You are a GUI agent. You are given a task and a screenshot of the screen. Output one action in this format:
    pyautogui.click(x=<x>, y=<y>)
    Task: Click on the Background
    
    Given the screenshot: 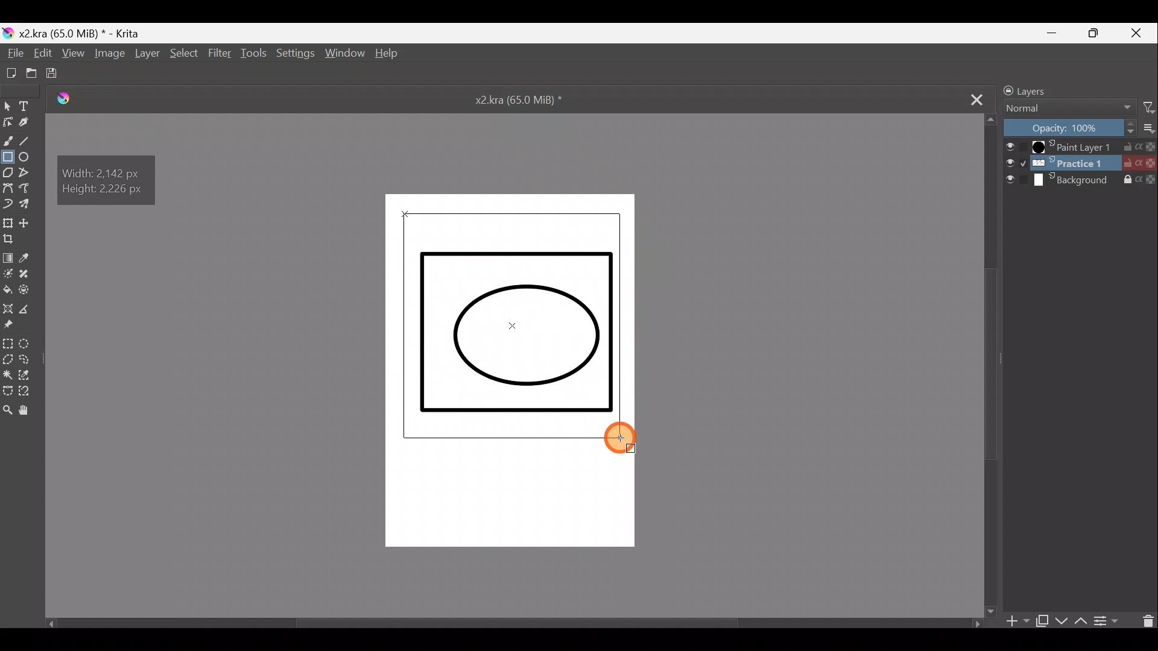 What is the action you would take?
    pyautogui.click(x=1081, y=180)
    